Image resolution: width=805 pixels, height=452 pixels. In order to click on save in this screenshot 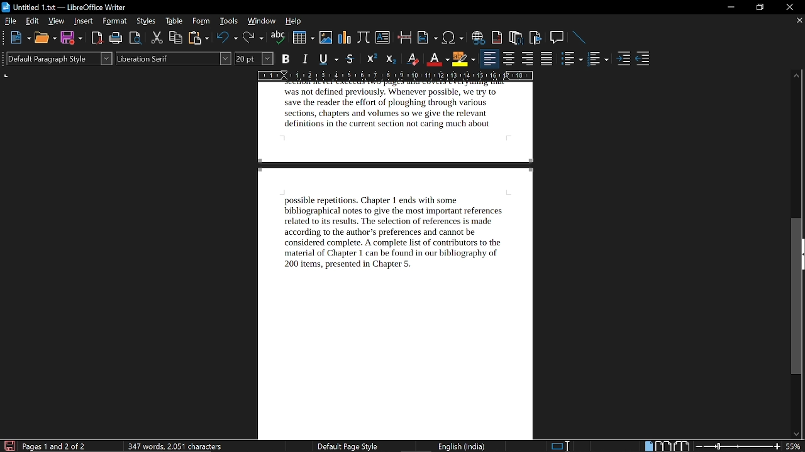, I will do `click(71, 37)`.